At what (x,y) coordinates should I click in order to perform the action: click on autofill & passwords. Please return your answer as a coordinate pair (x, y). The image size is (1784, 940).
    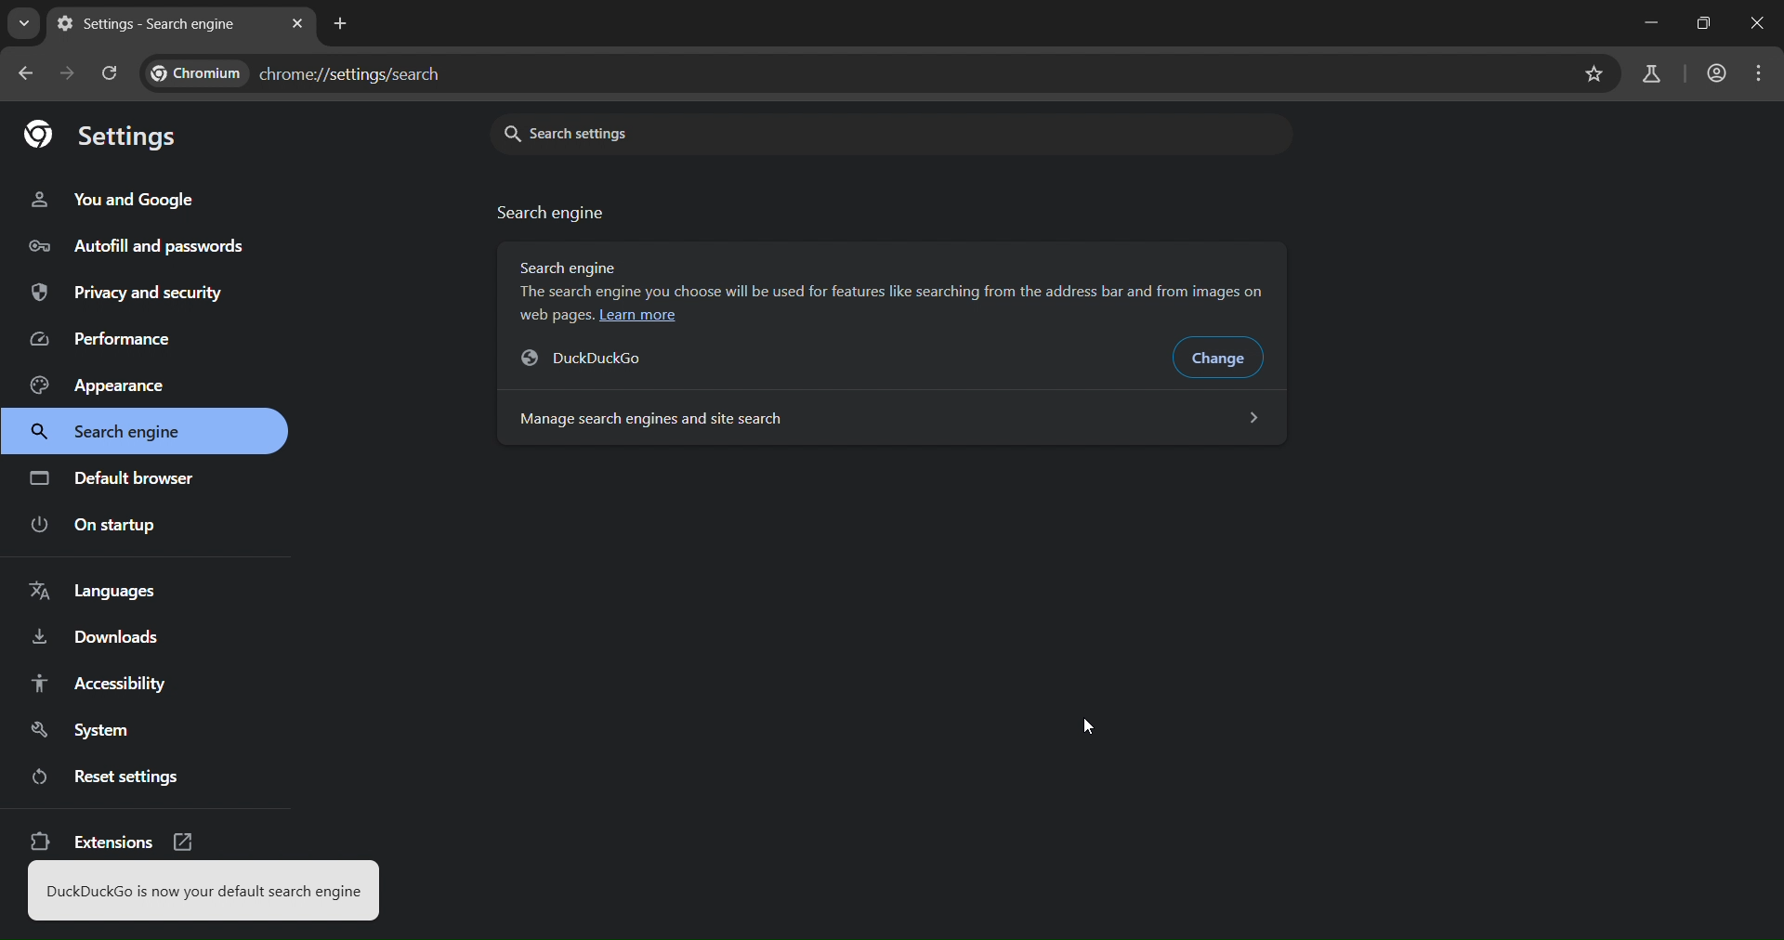
    Looking at the image, I should click on (134, 244).